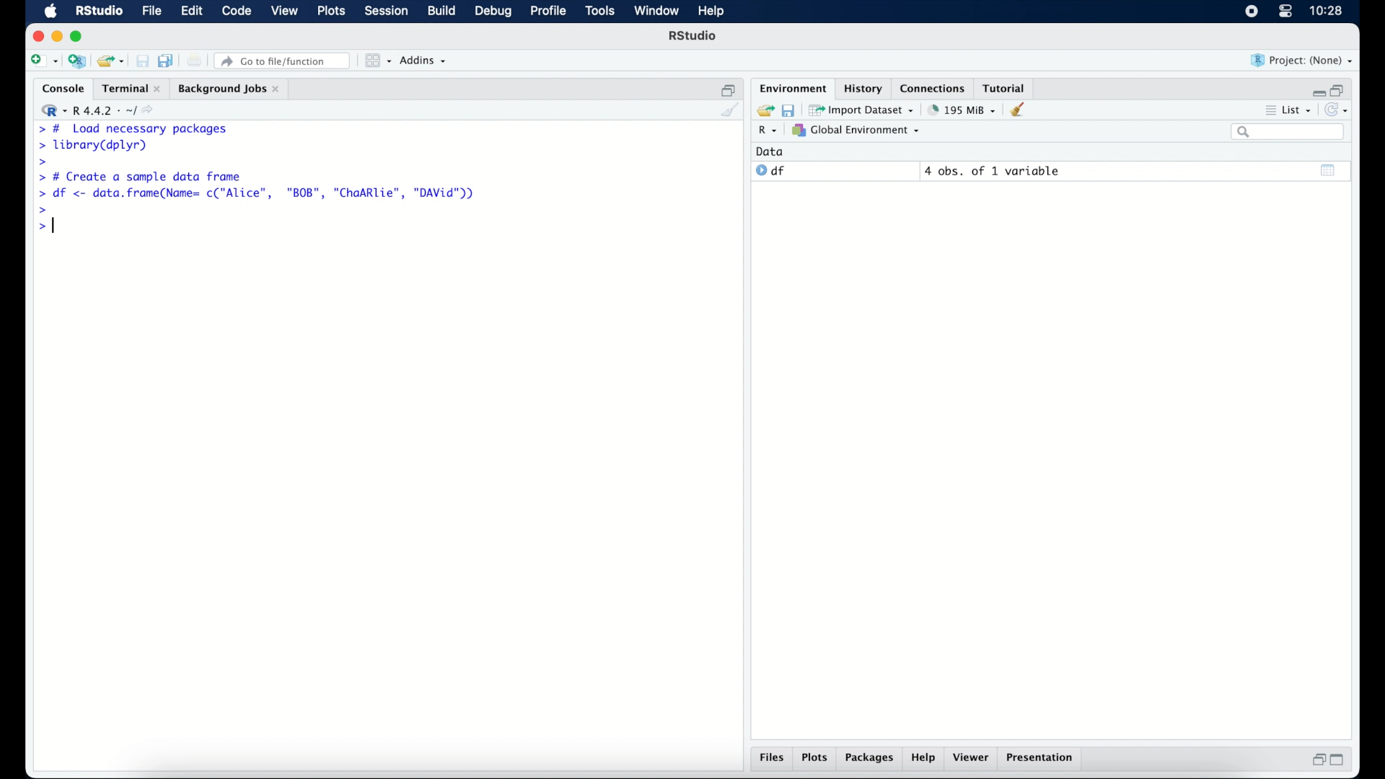 This screenshot has width=1385, height=779. Describe the element at coordinates (548, 12) in the screenshot. I see `profile` at that location.